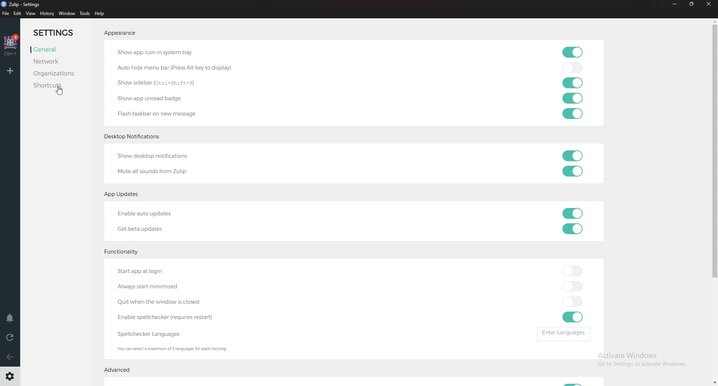 The width and height of the screenshot is (718, 386). Describe the element at coordinates (18, 13) in the screenshot. I see `Edit` at that location.